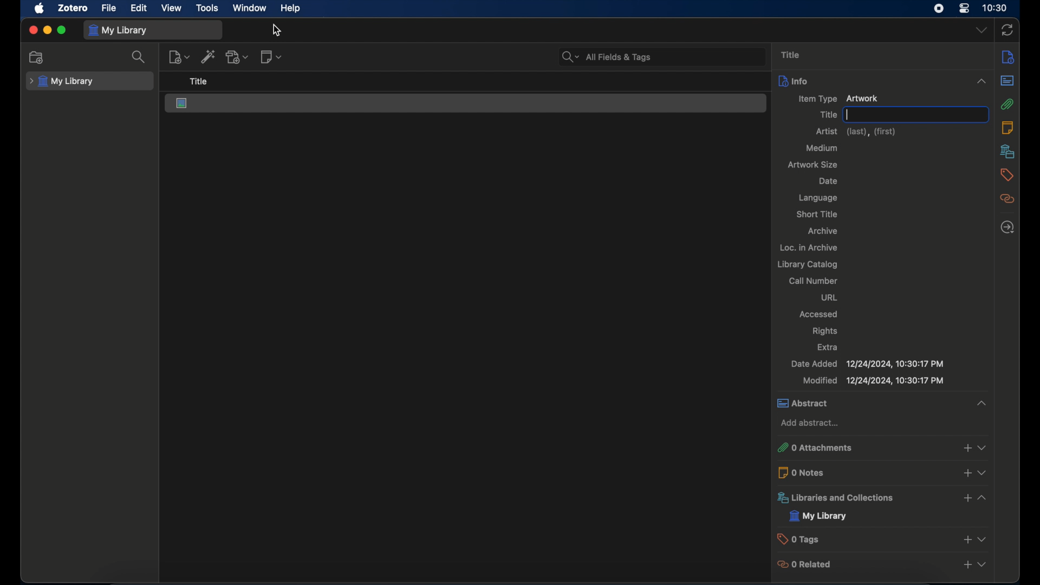  What do you see at coordinates (271, 56) in the screenshot?
I see `new notes` at bounding box center [271, 56].